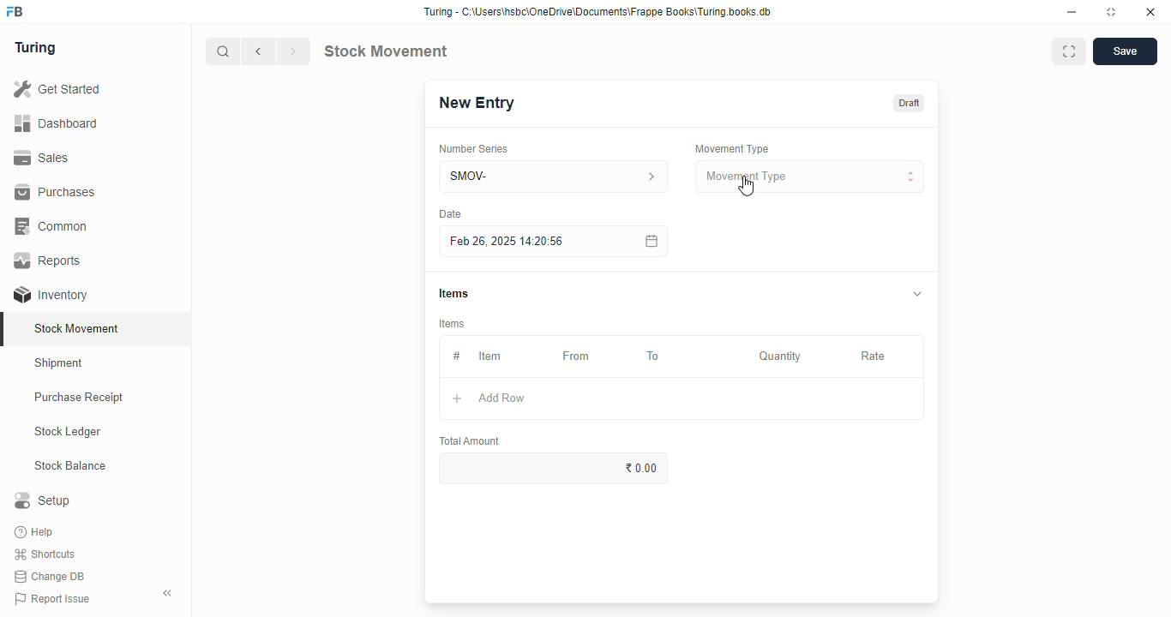 The height and width of the screenshot is (617, 1171). I want to click on turing, so click(36, 48).